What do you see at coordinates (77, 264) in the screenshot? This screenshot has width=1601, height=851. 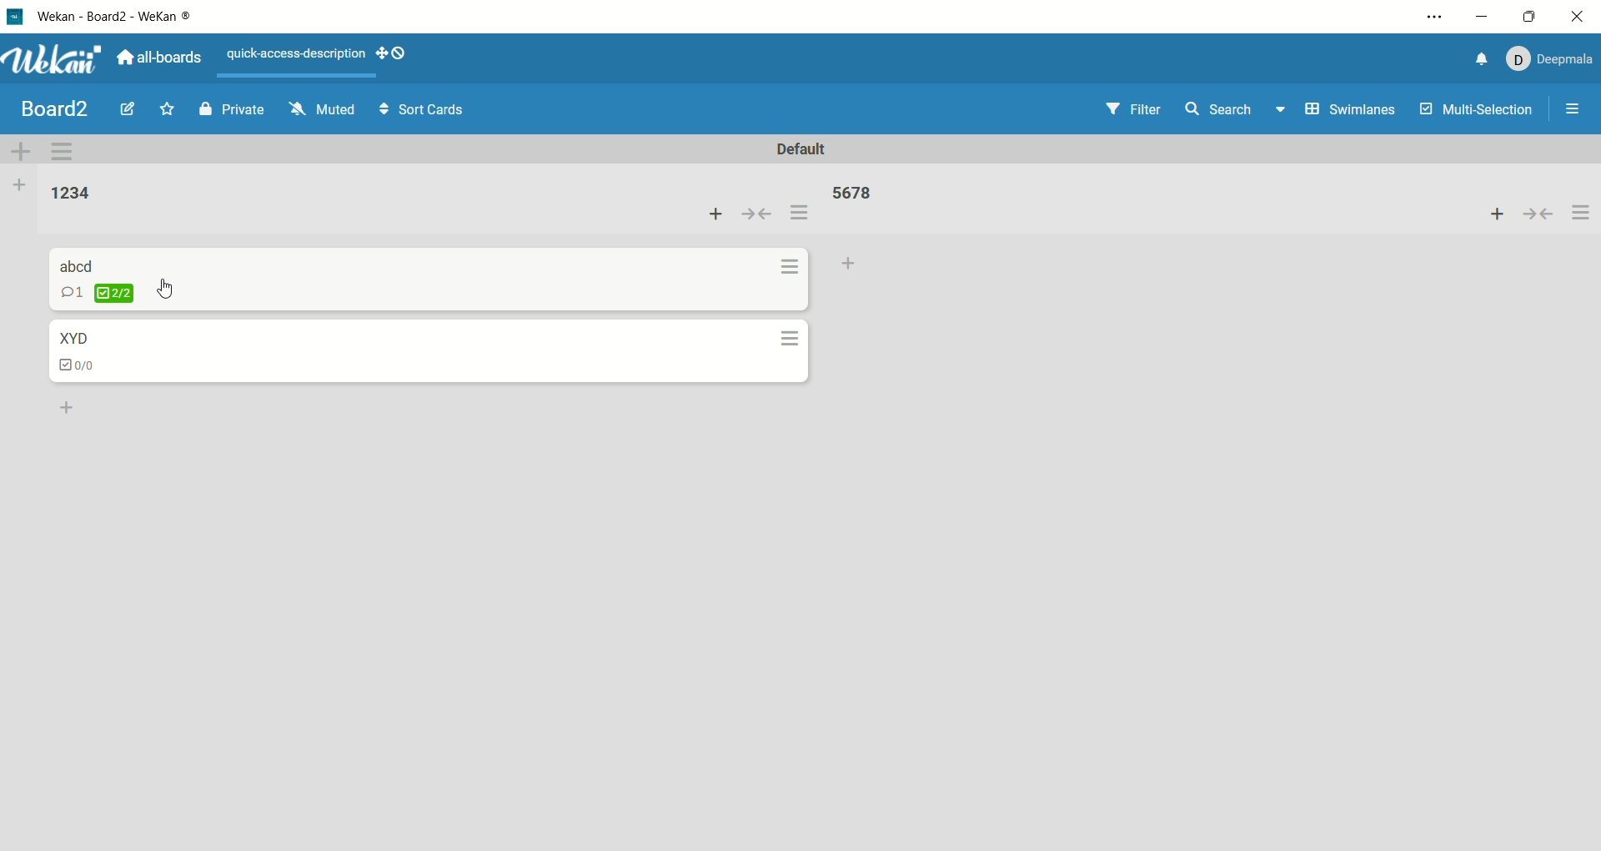 I see `card title` at bounding box center [77, 264].